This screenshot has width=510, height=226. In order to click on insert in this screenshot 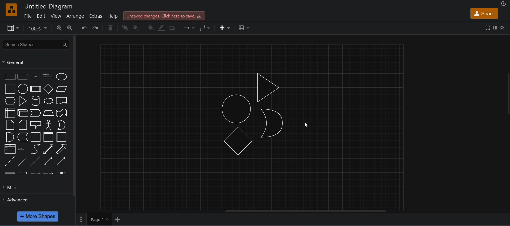, I will do `click(224, 27)`.